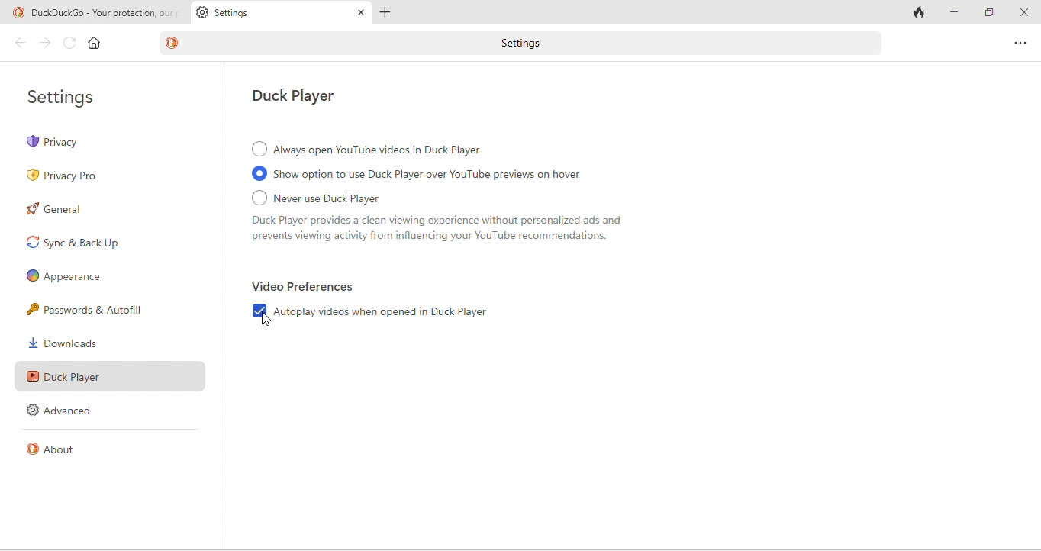 Image resolution: width=1041 pixels, height=551 pixels. Describe the element at coordinates (442, 175) in the screenshot. I see `show option to use duck player` at that location.